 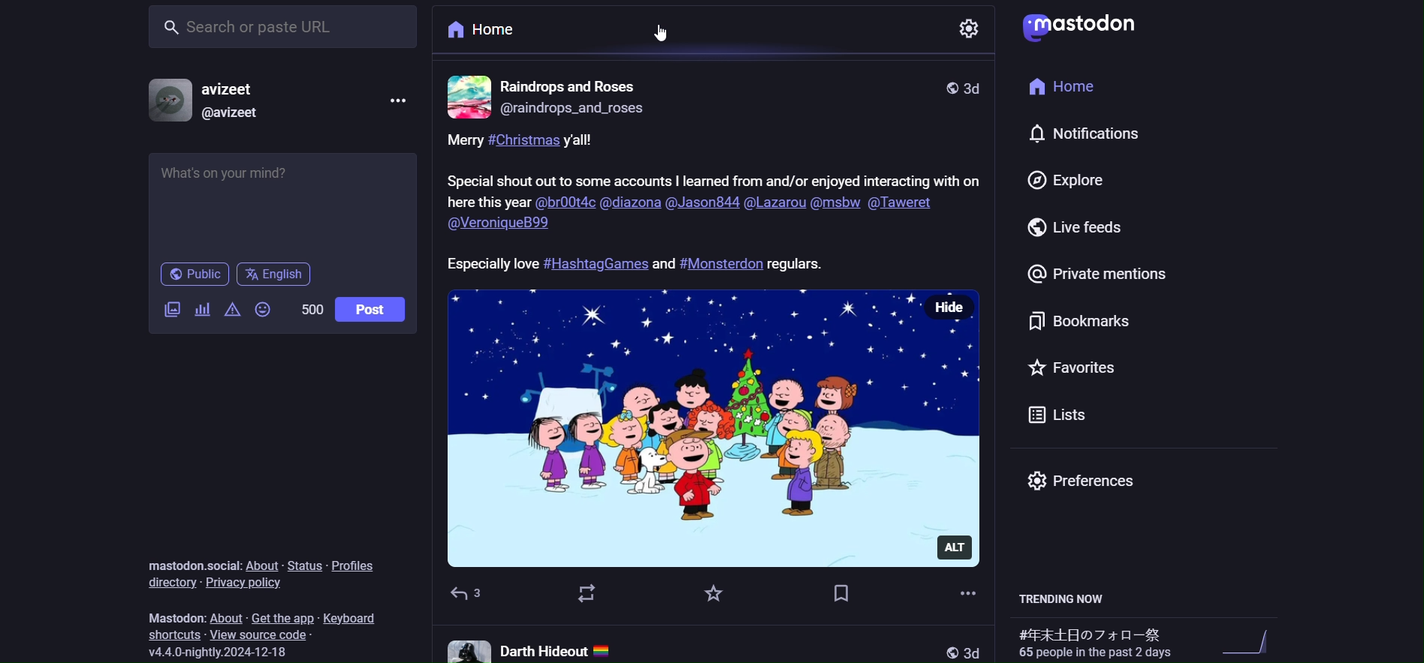 What do you see at coordinates (264, 309) in the screenshot?
I see `emoji` at bounding box center [264, 309].